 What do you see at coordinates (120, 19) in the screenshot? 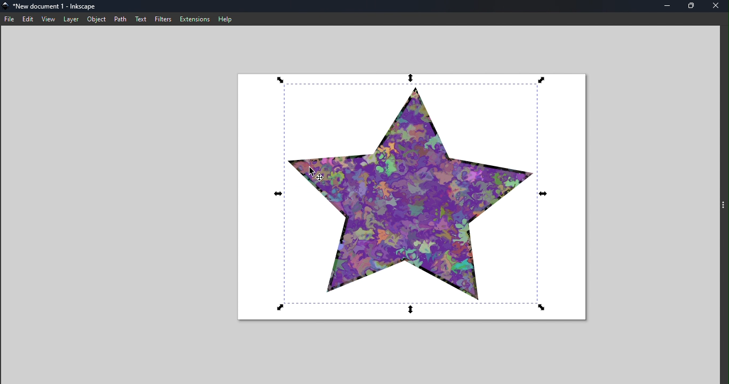
I see `Path` at bounding box center [120, 19].